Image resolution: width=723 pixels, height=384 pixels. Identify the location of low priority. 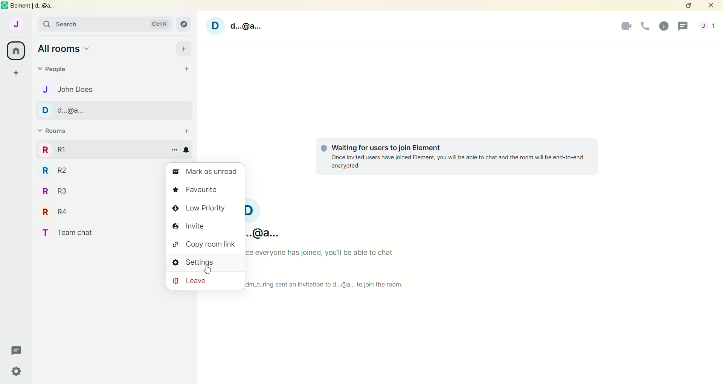
(198, 209).